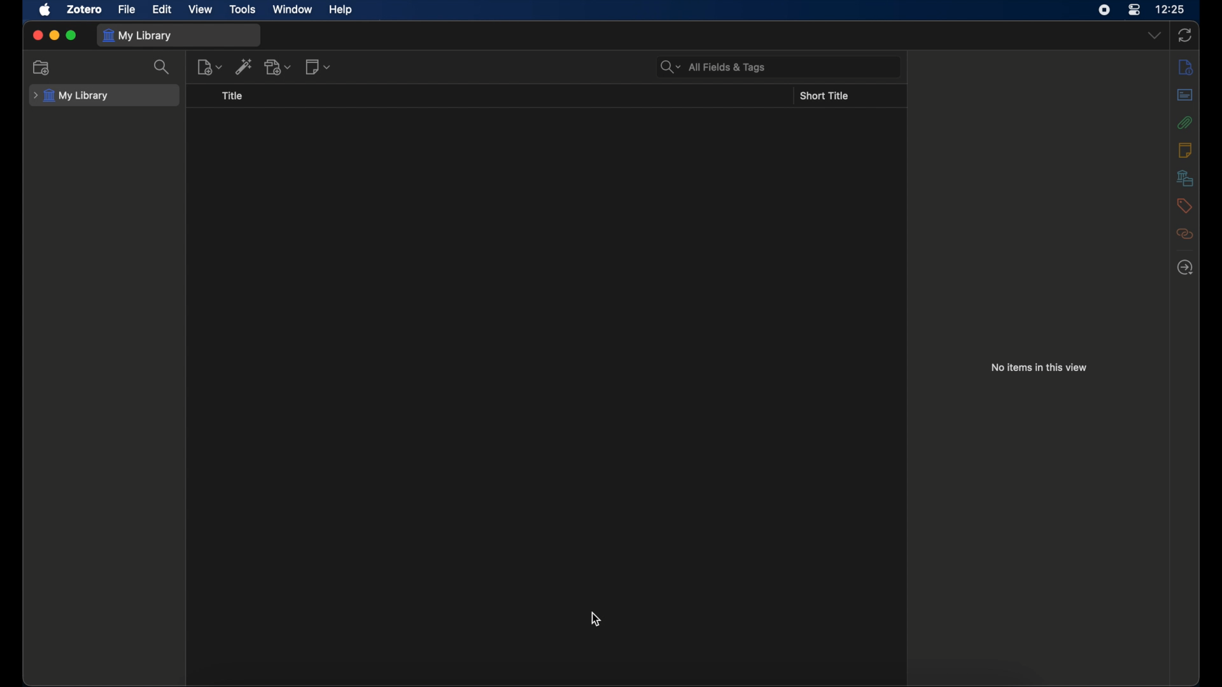 This screenshot has width=1222, height=687. I want to click on libraries, so click(1185, 178).